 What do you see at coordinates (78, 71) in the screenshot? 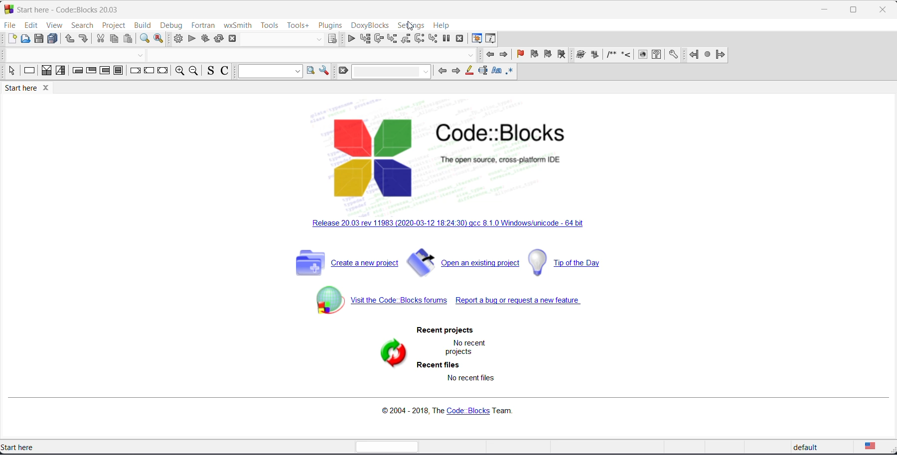
I see `entry condition loop` at bounding box center [78, 71].